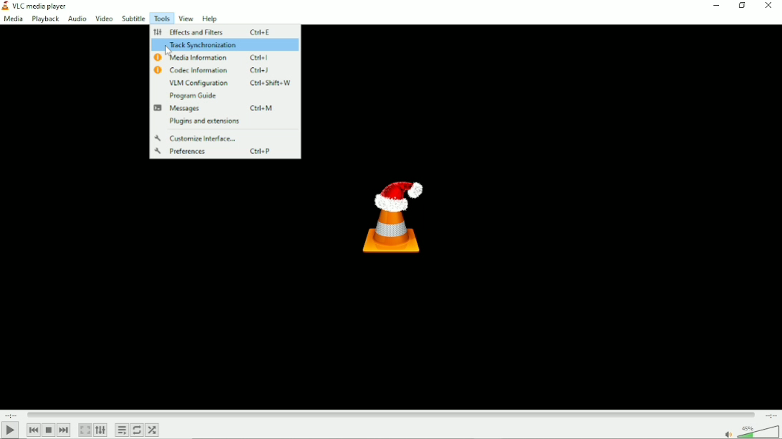 This screenshot has width=782, height=439. Describe the element at coordinates (223, 58) in the screenshot. I see `Media information` at that location.